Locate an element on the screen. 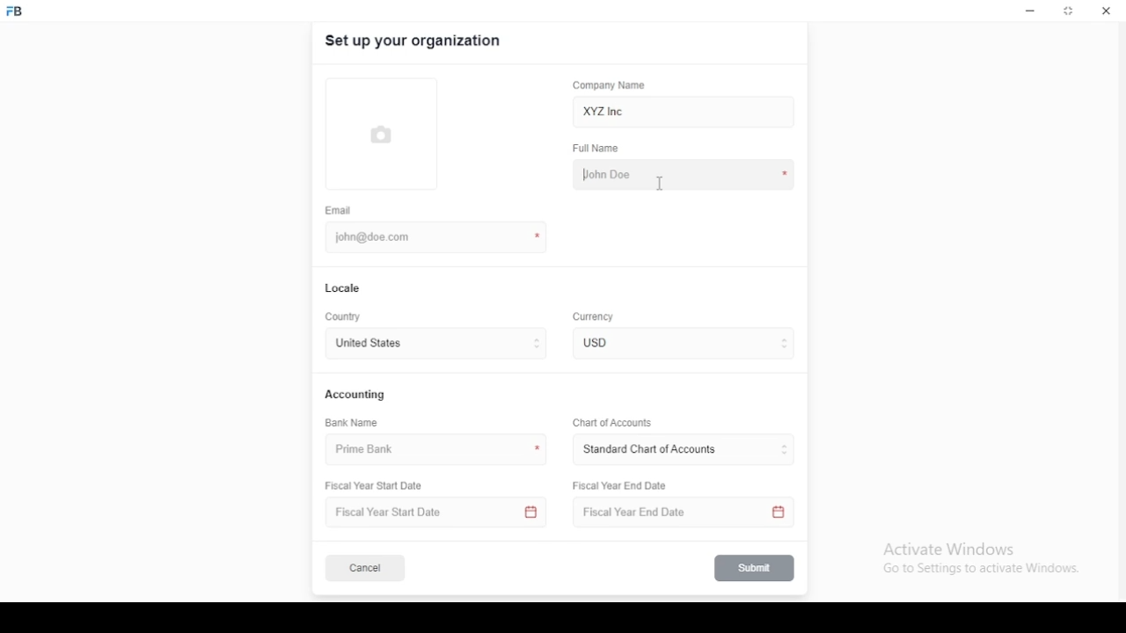  company name is located at coordinates (609, 85).